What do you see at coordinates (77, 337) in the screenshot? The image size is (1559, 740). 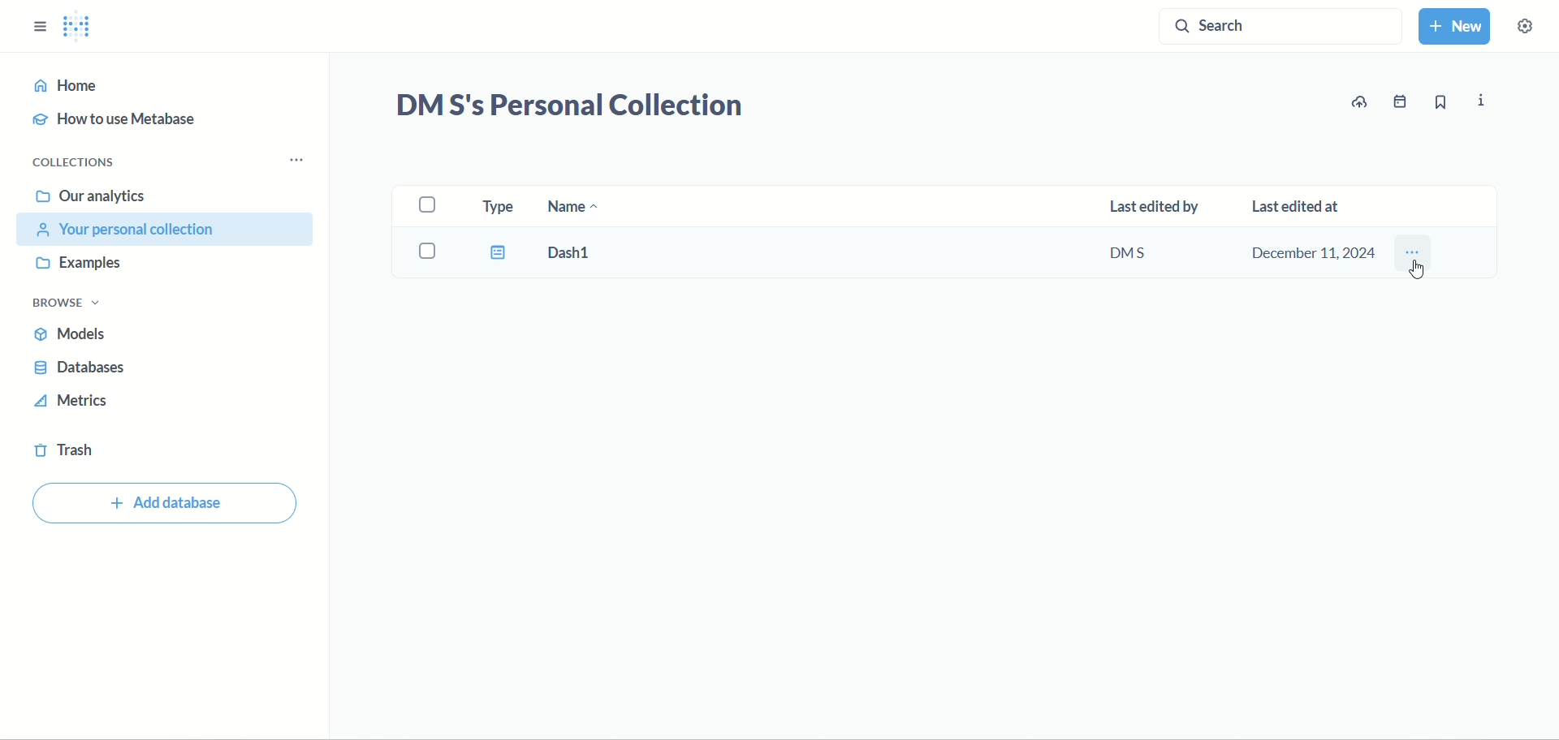 I see `models` at bounding box center [77, 337].